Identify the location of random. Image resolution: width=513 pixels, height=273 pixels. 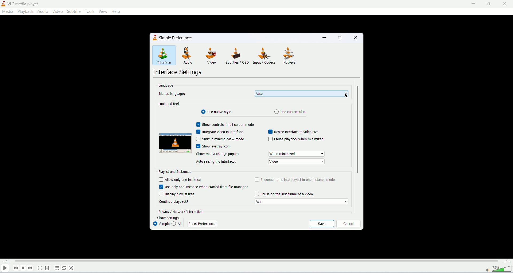
(72, 268).